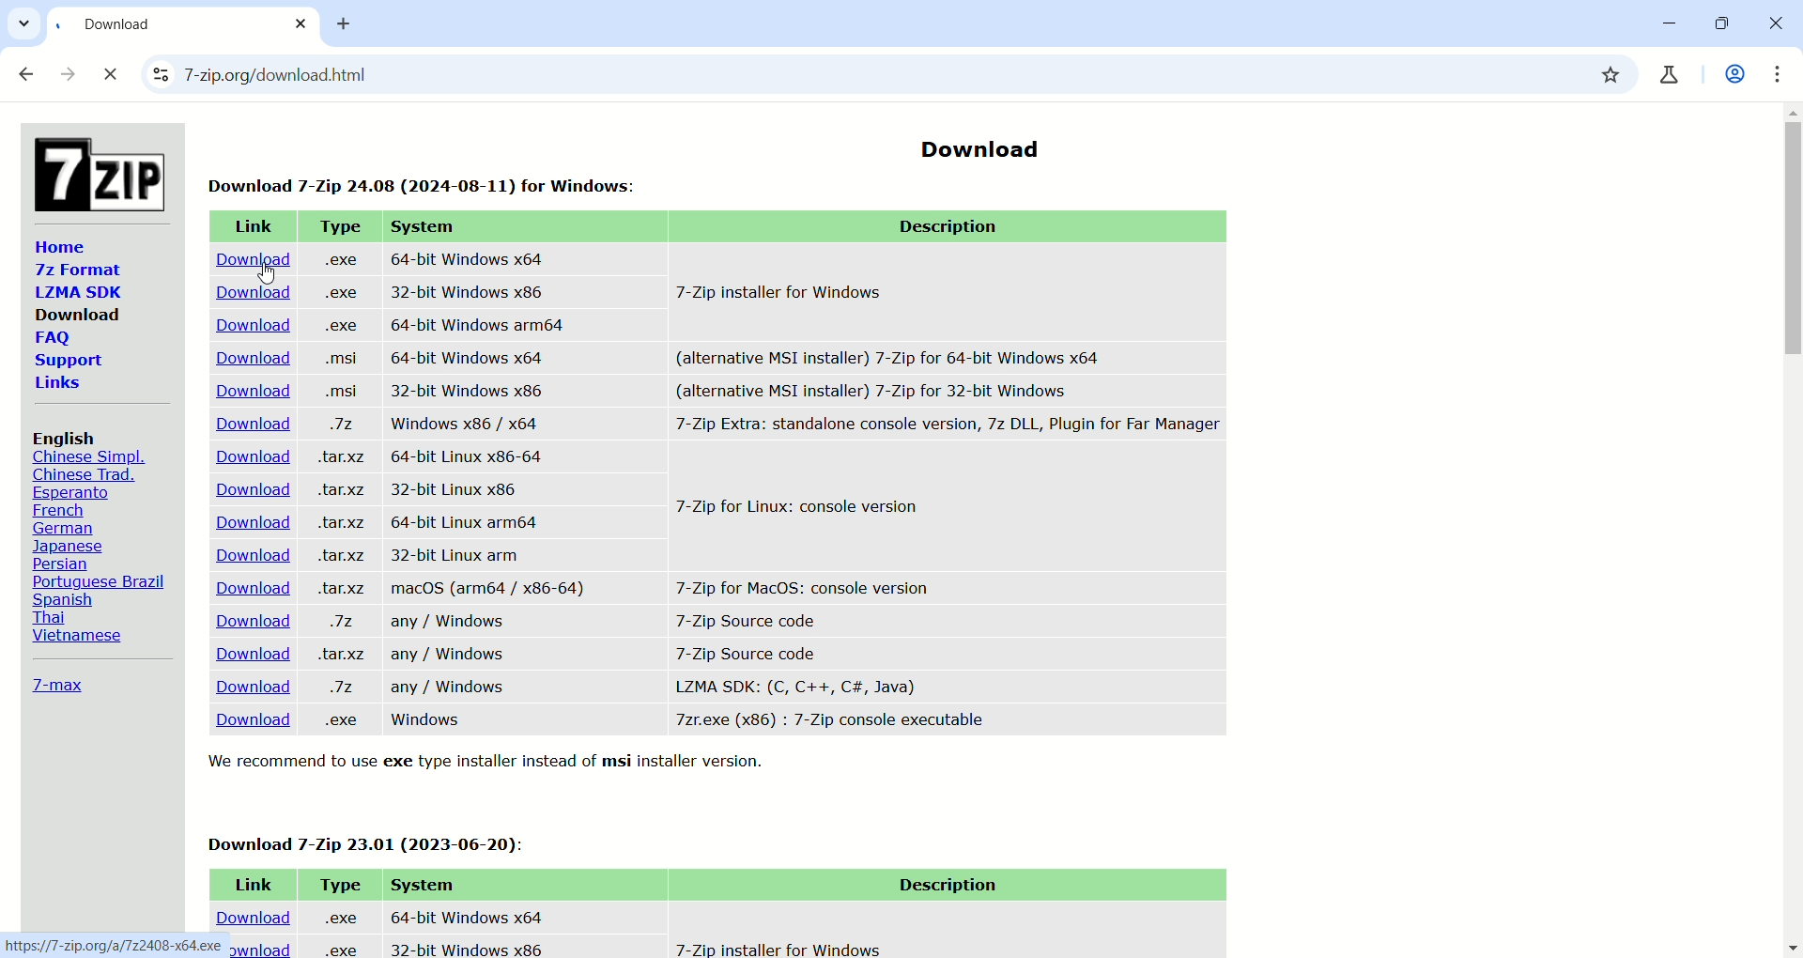  What do you see at coordinates (112, 942) in the screenshot?
I see `https: //7-zip.0ra/a/722408-x64 exe` at bounding box center [112, 942].